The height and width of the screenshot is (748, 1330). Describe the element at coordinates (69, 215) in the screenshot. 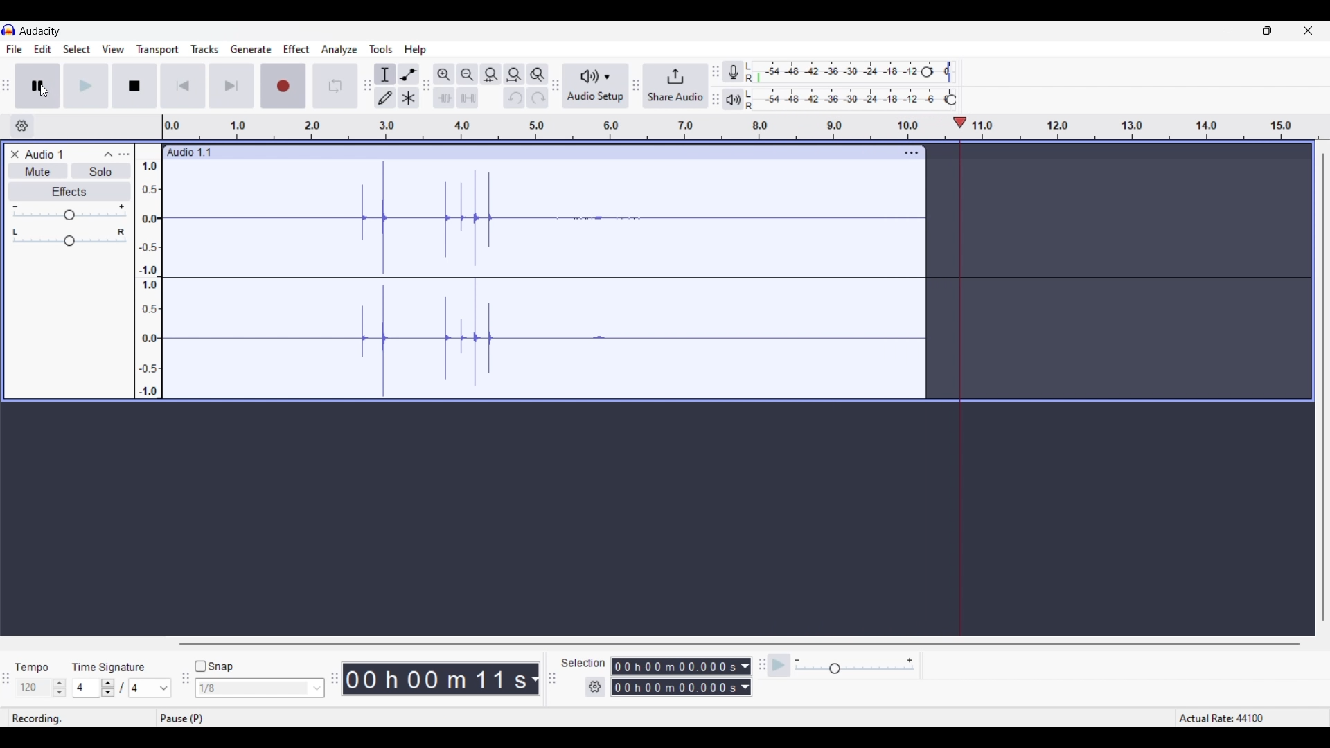

I see `Change gain` at that location.